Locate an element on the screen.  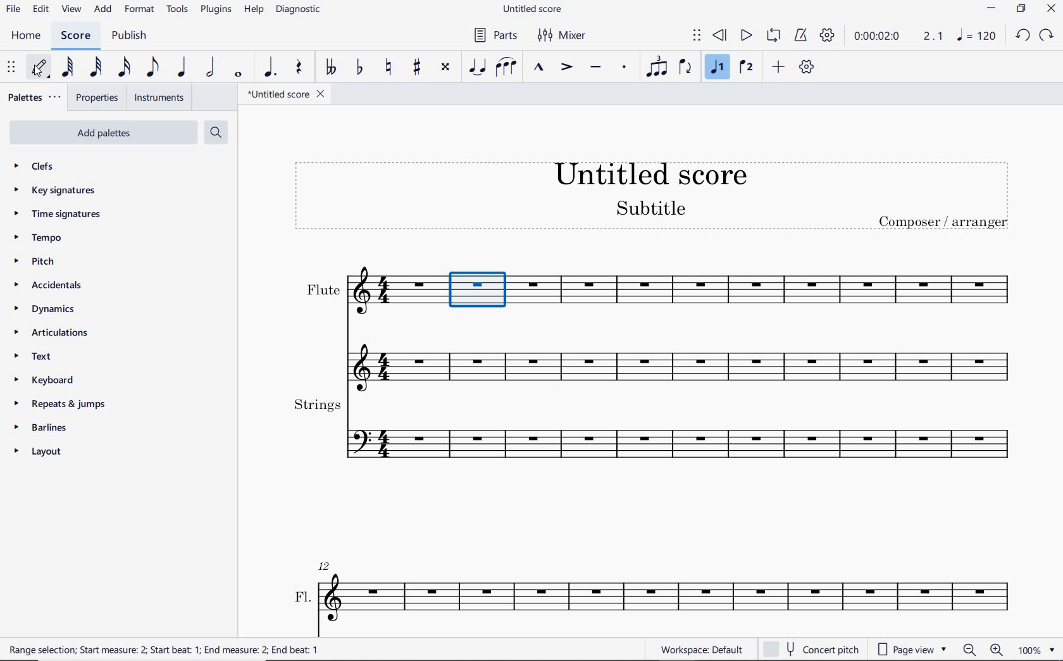
TOGGLE DOUBLE-SHARP is located at coordinates (445, 66).